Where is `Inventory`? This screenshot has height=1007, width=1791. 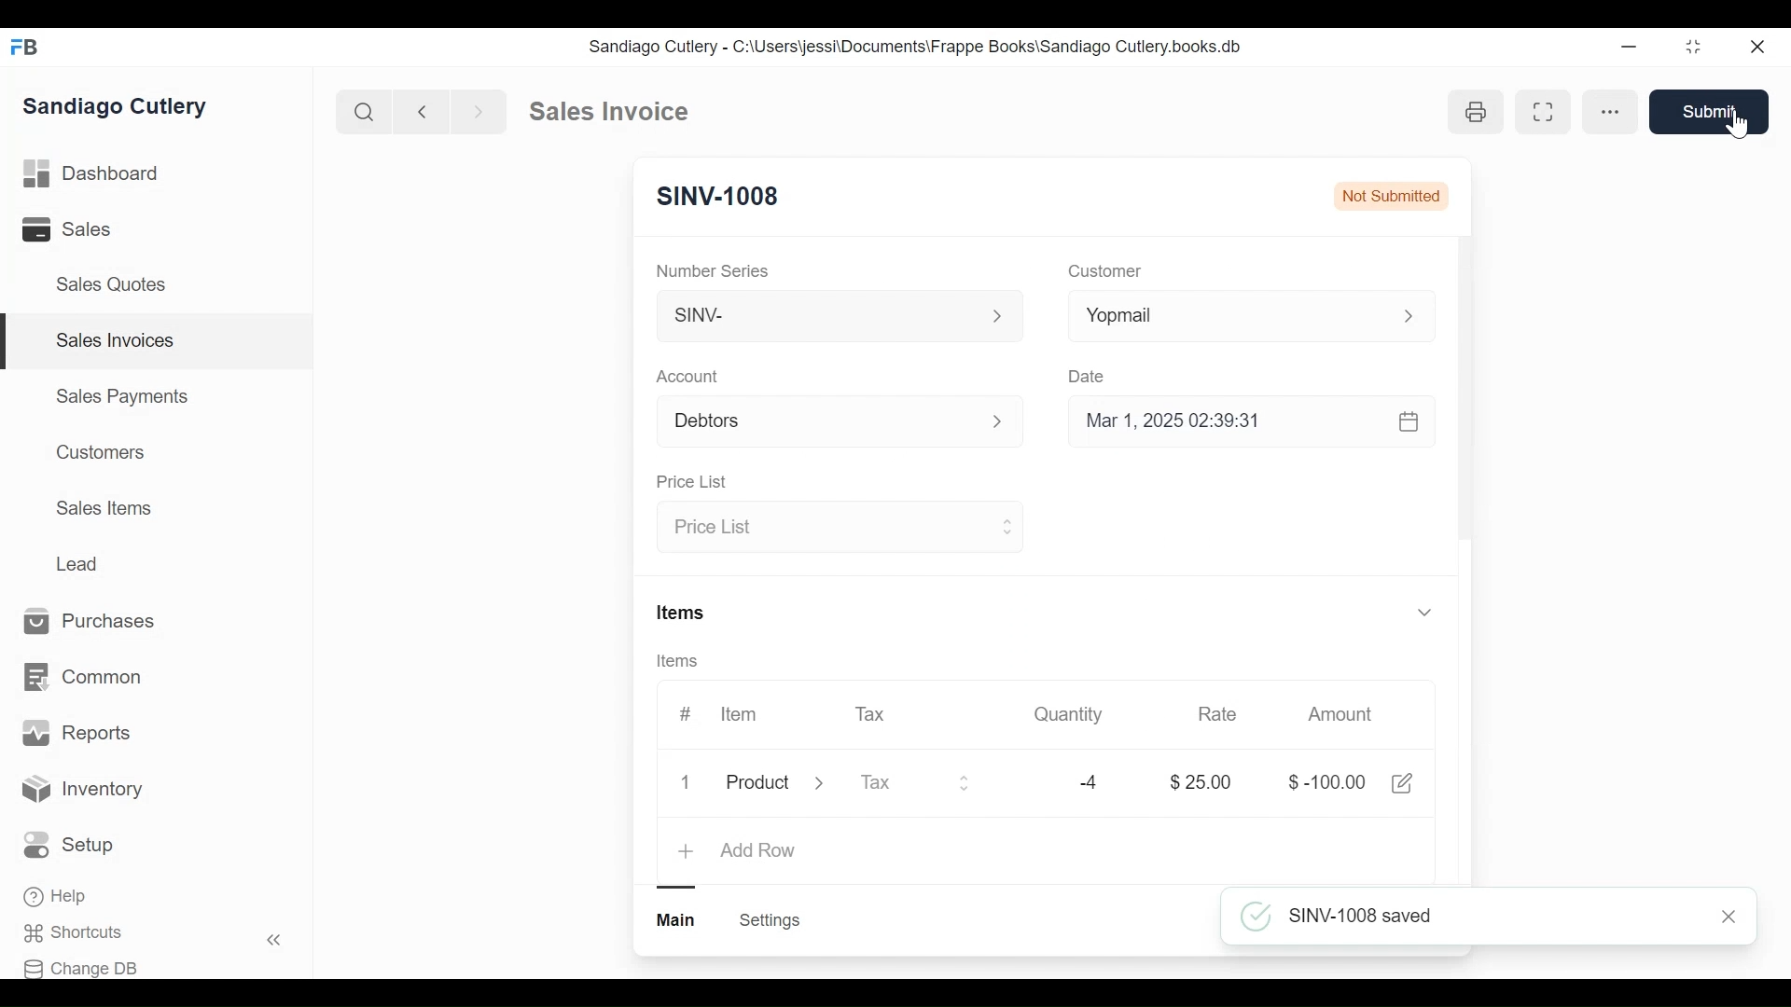 Inventory is located at coordinates (80, 786).